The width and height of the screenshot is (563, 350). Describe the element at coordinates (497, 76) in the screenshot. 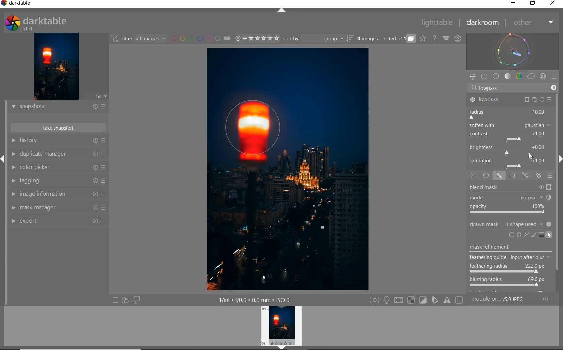

I see `BASE` at that location.